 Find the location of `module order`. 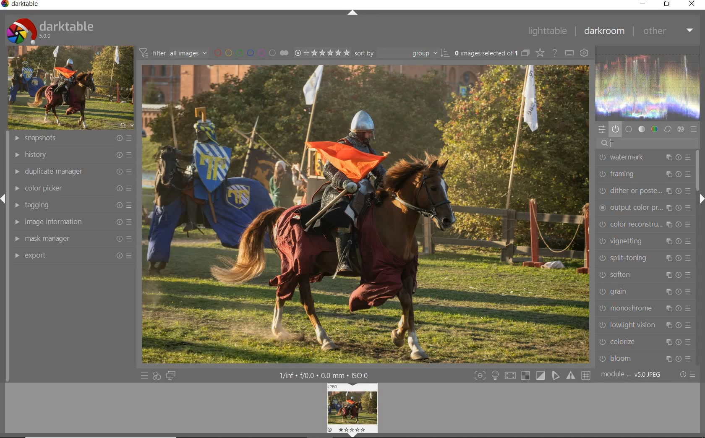

module order is located at coordinates (635, 374).